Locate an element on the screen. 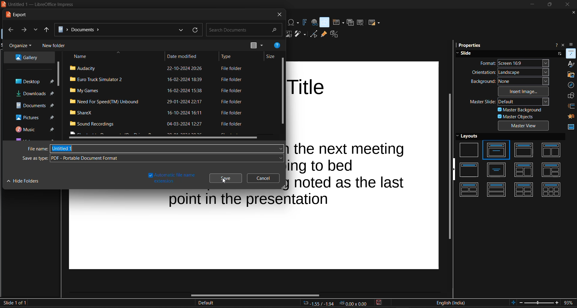  file  name is located at coordinates (156, 149).